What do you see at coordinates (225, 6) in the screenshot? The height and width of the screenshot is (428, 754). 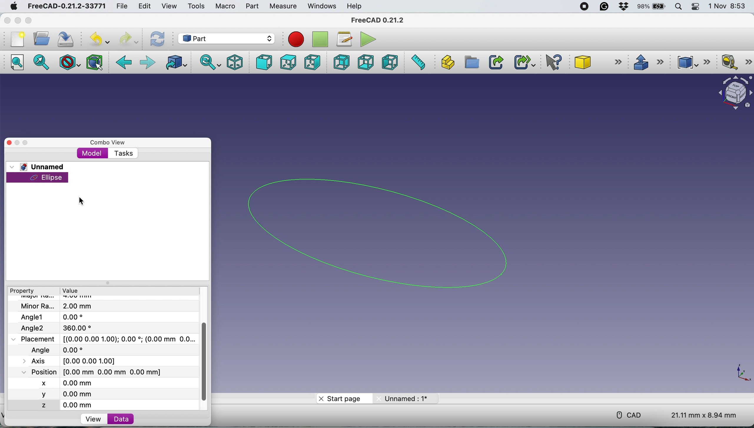 I see `macro` at bounding box center [225, 6].